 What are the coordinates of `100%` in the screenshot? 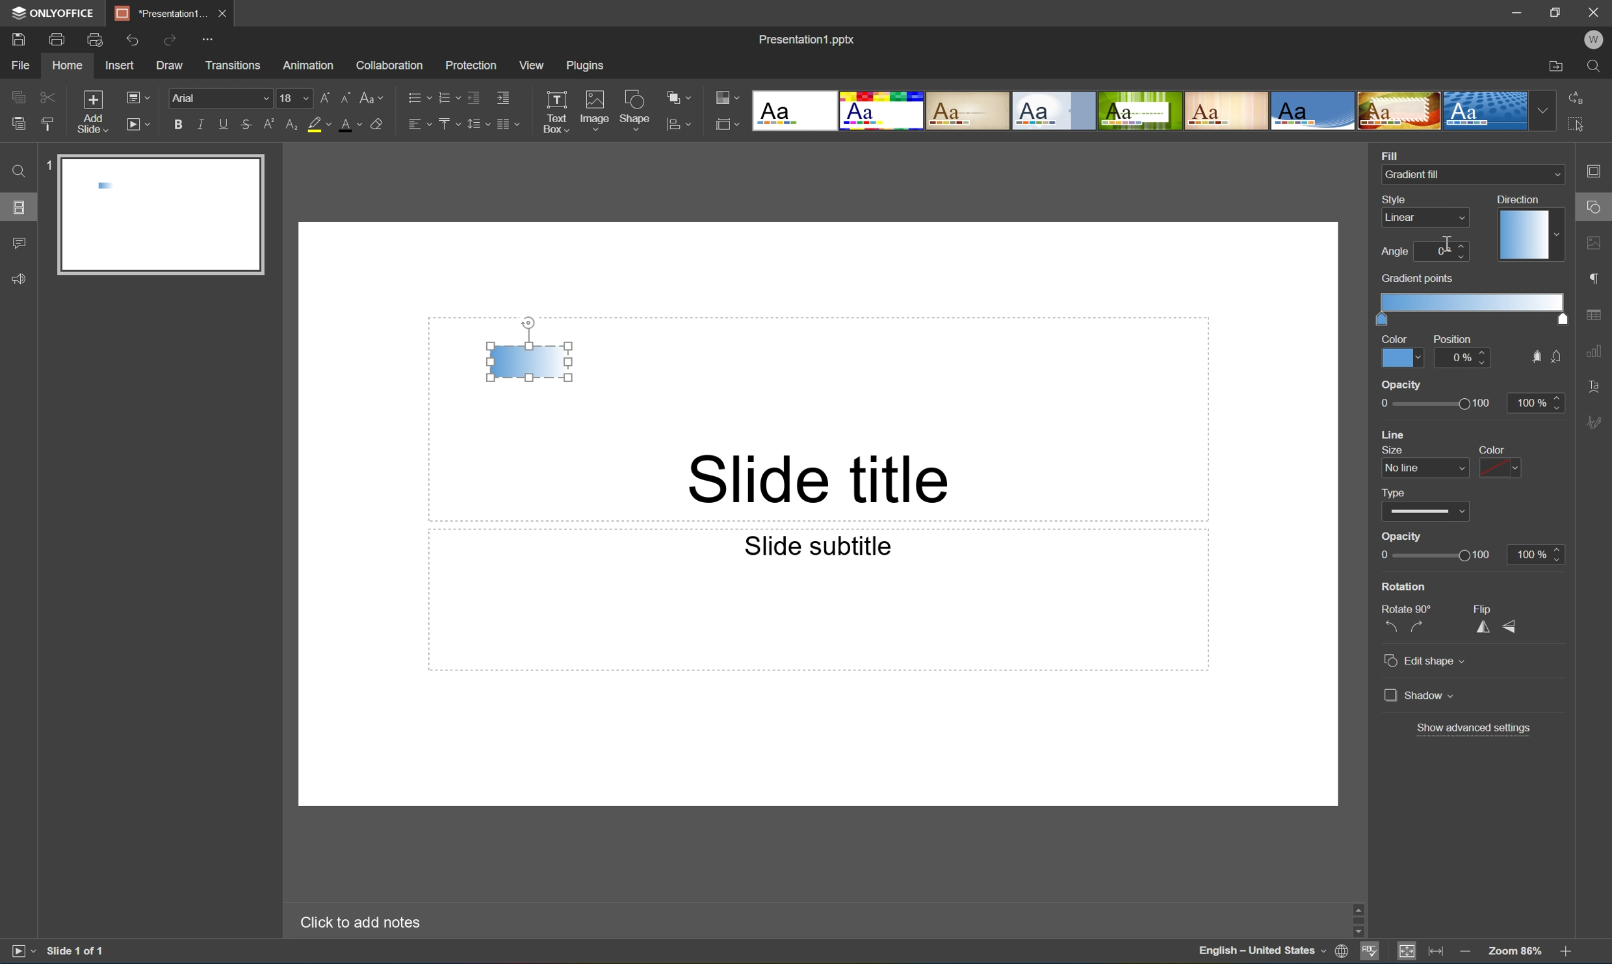 It's located at (1535, 403).